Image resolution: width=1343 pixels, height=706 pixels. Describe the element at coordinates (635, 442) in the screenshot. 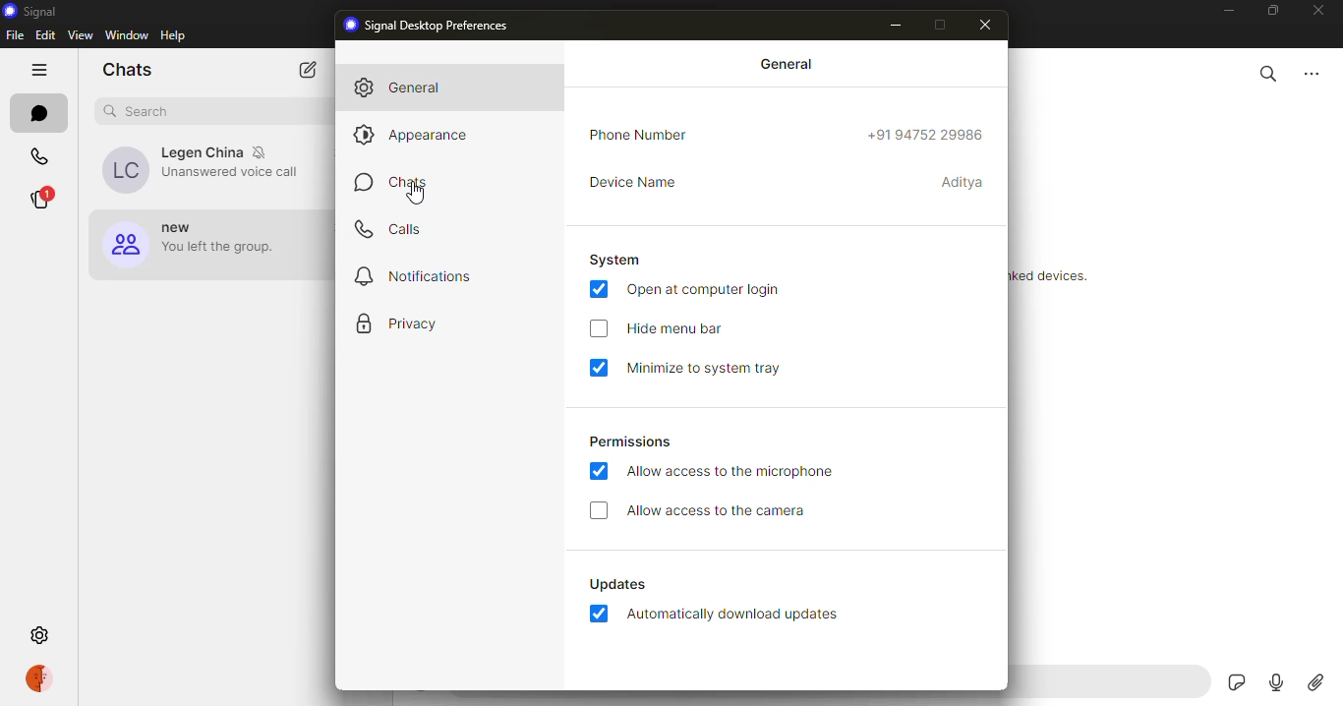

I see `permissions` at that location.